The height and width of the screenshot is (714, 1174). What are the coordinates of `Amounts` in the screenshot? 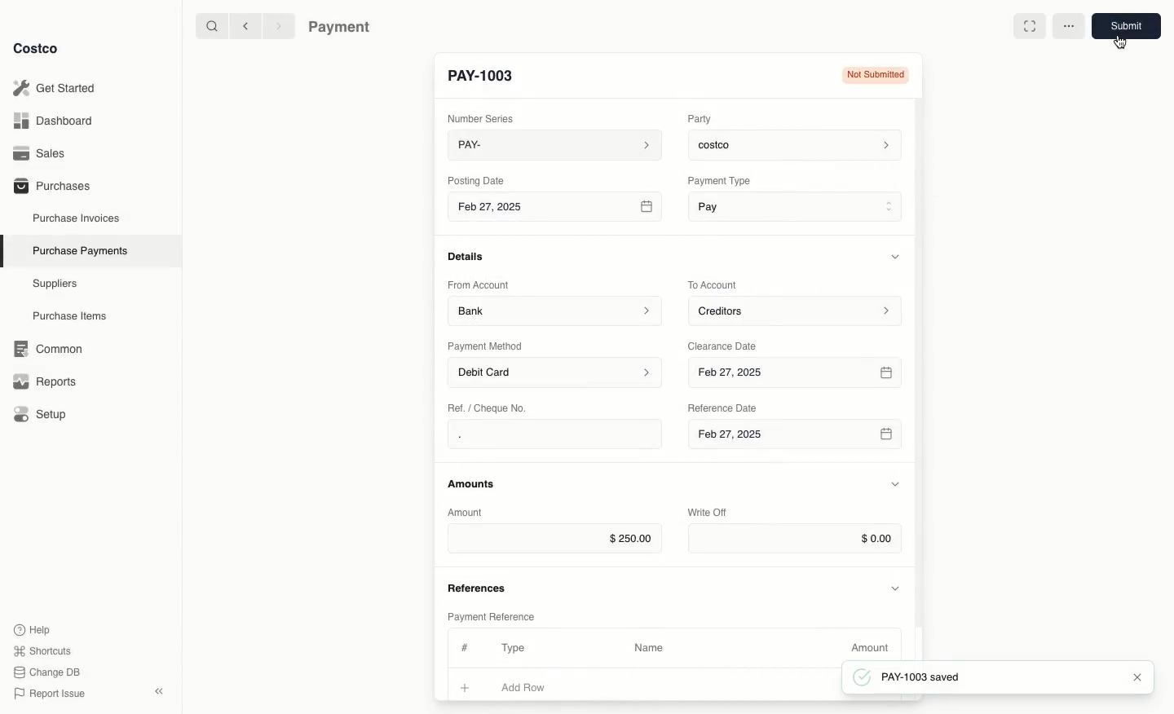 It's located at (473, 483).